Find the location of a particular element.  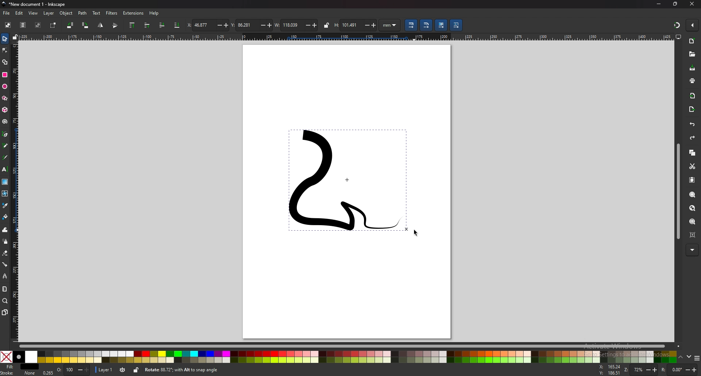

scroll bar is located at coordinates (678, 191).